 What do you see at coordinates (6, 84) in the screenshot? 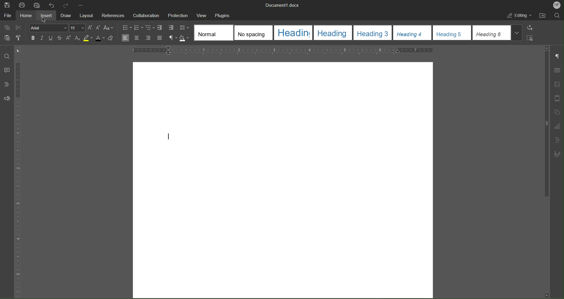
I see `Headings` at bounding box center [6, 84].